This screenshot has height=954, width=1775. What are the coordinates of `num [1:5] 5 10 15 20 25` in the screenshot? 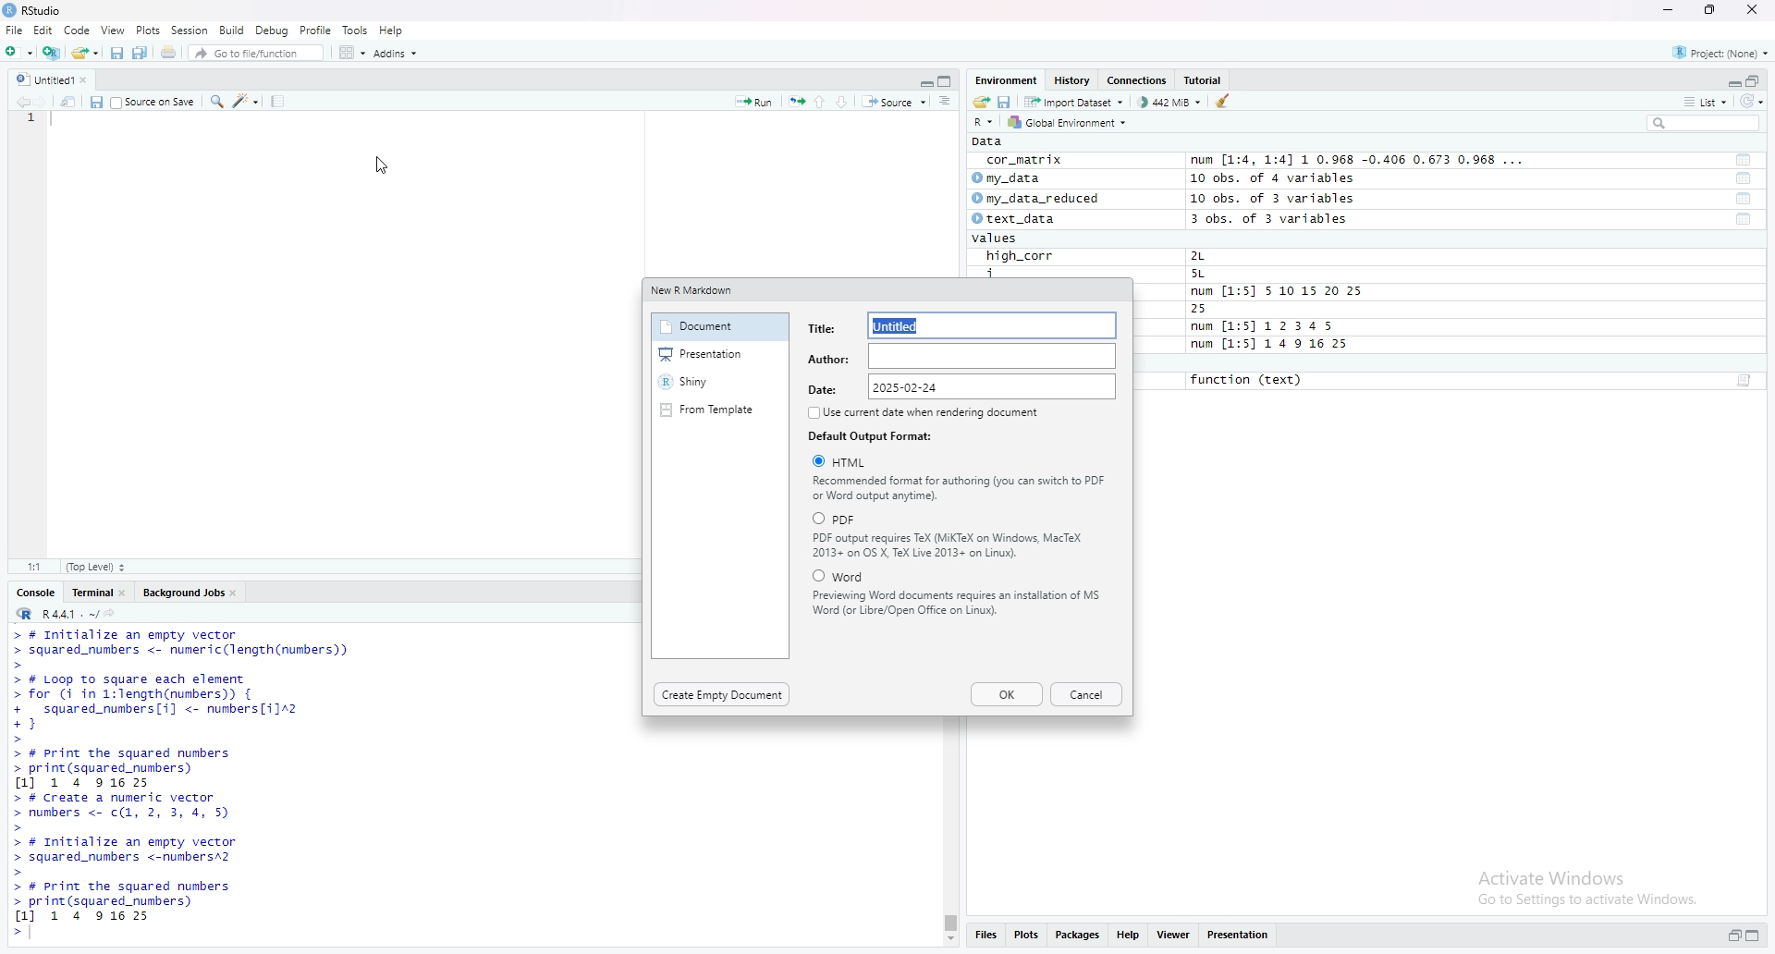 It's located at (1276, 290).